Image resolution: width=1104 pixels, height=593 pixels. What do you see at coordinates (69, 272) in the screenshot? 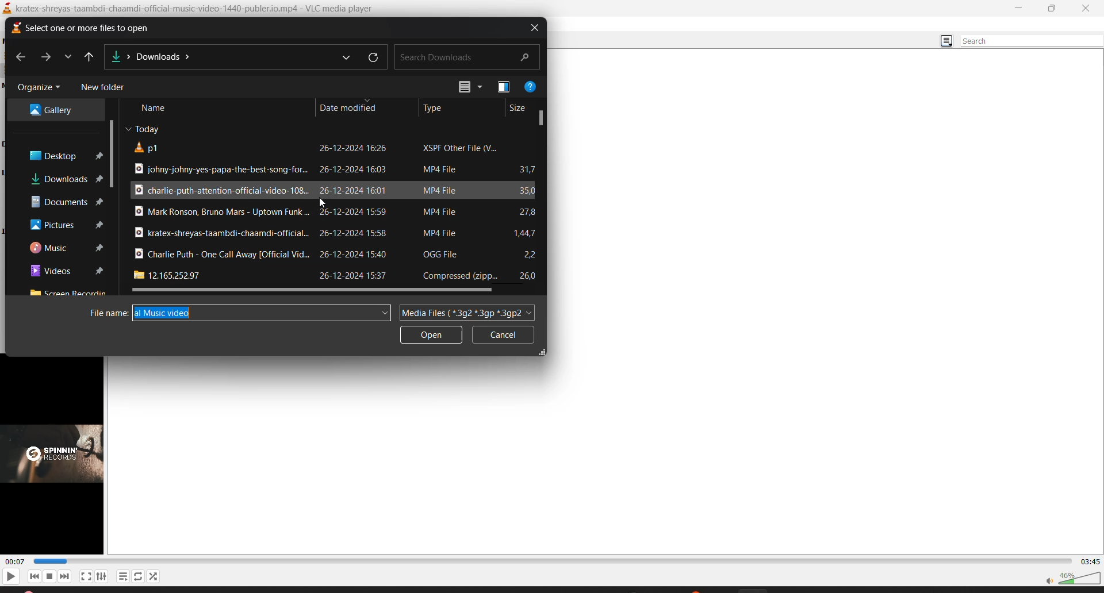
I see `videos` at bounding box center [69, 272].